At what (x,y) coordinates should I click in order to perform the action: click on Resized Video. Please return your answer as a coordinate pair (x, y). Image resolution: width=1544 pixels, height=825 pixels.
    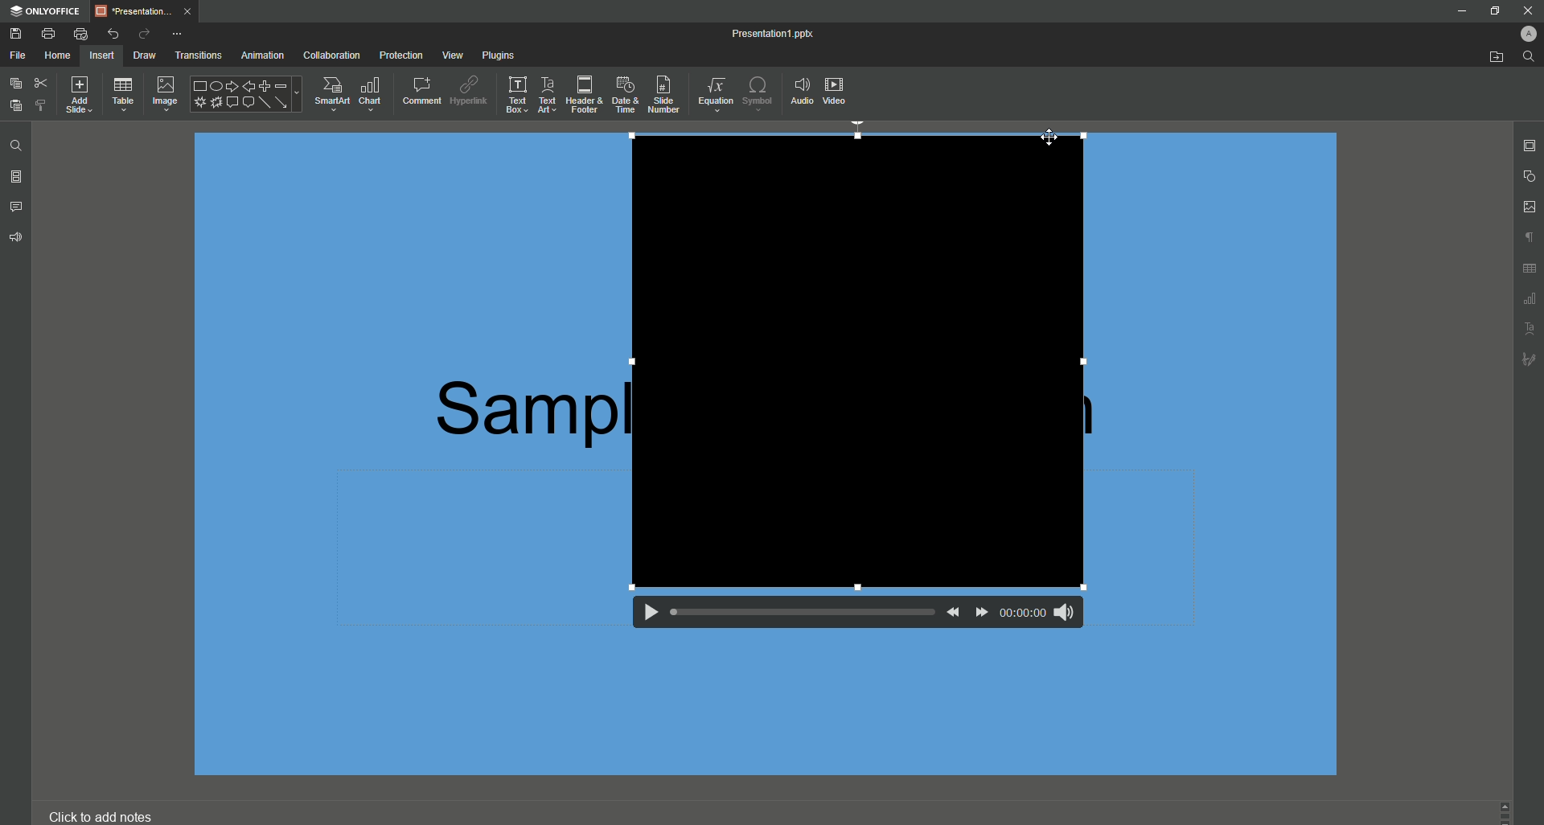
    Looking at the image, I should click on (858, 360).